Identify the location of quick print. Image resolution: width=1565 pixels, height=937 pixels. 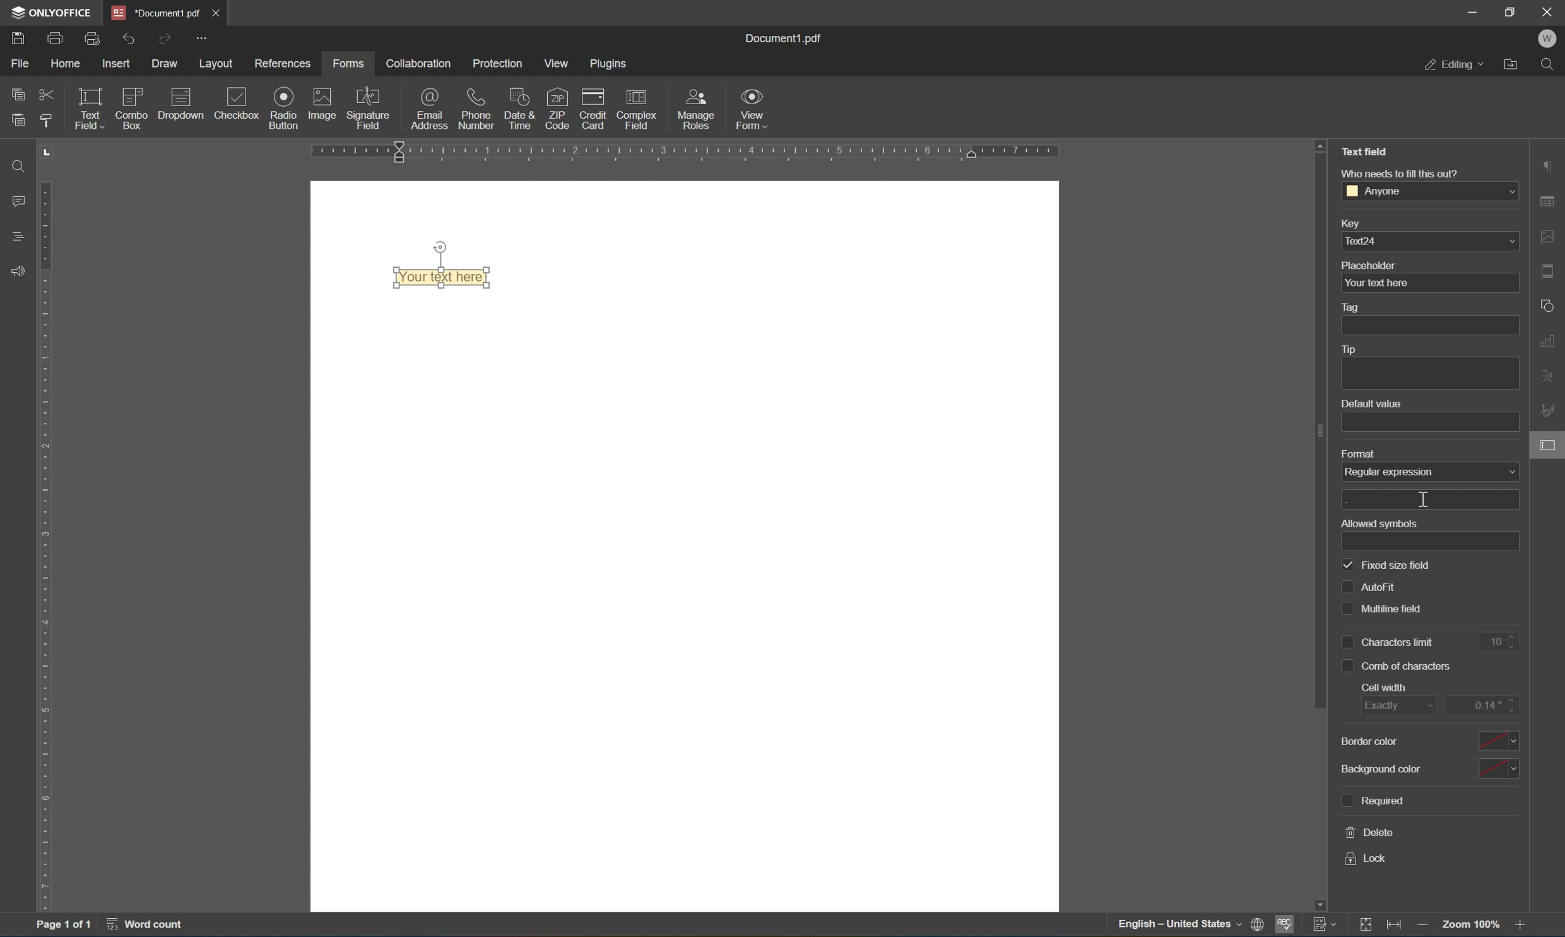
(94, 39).